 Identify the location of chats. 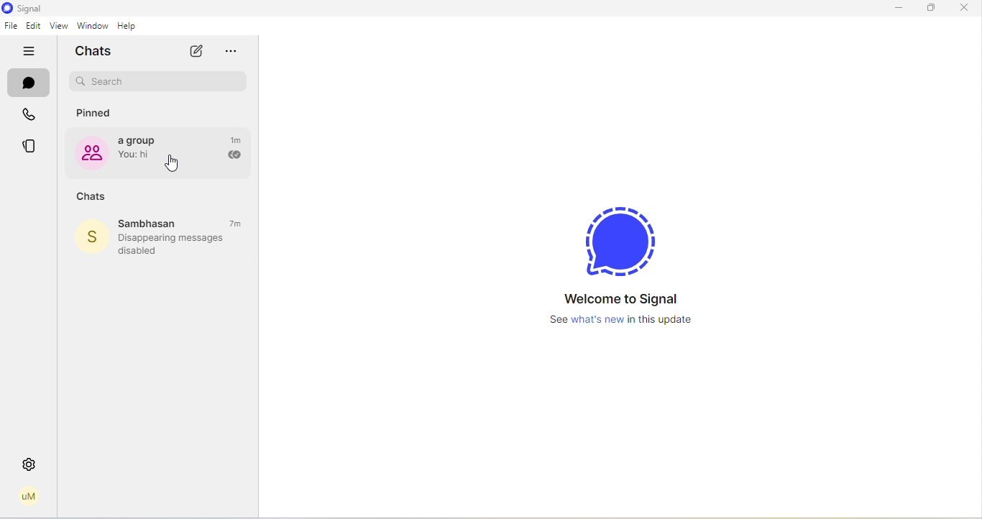
(91, 197).